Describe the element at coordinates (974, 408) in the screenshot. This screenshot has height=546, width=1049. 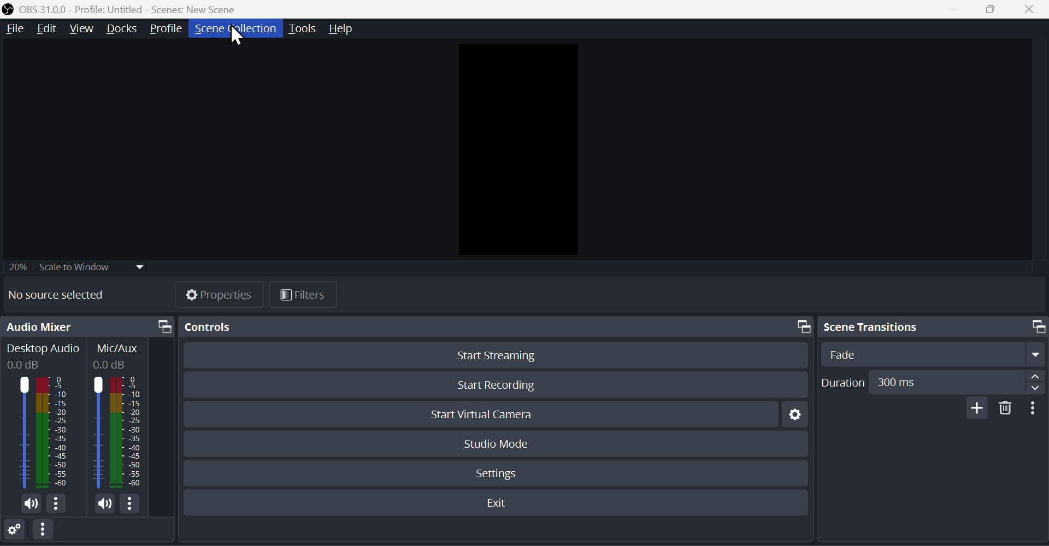
I see `Add` at that location.